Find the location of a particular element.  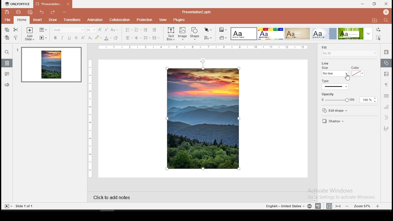

chart settings is located at coordinates (386, 108).